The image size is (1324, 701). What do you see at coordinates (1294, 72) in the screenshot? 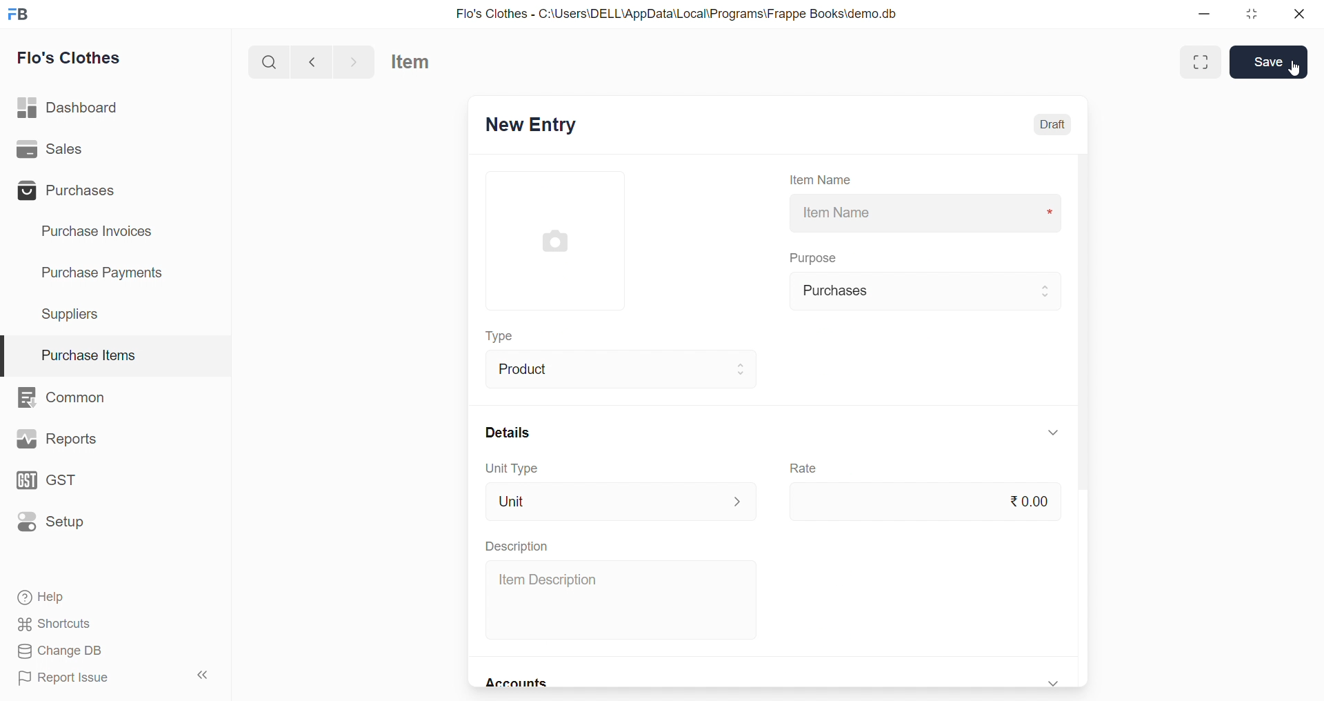
I see `cursor` at bounding box center [1294, 72].